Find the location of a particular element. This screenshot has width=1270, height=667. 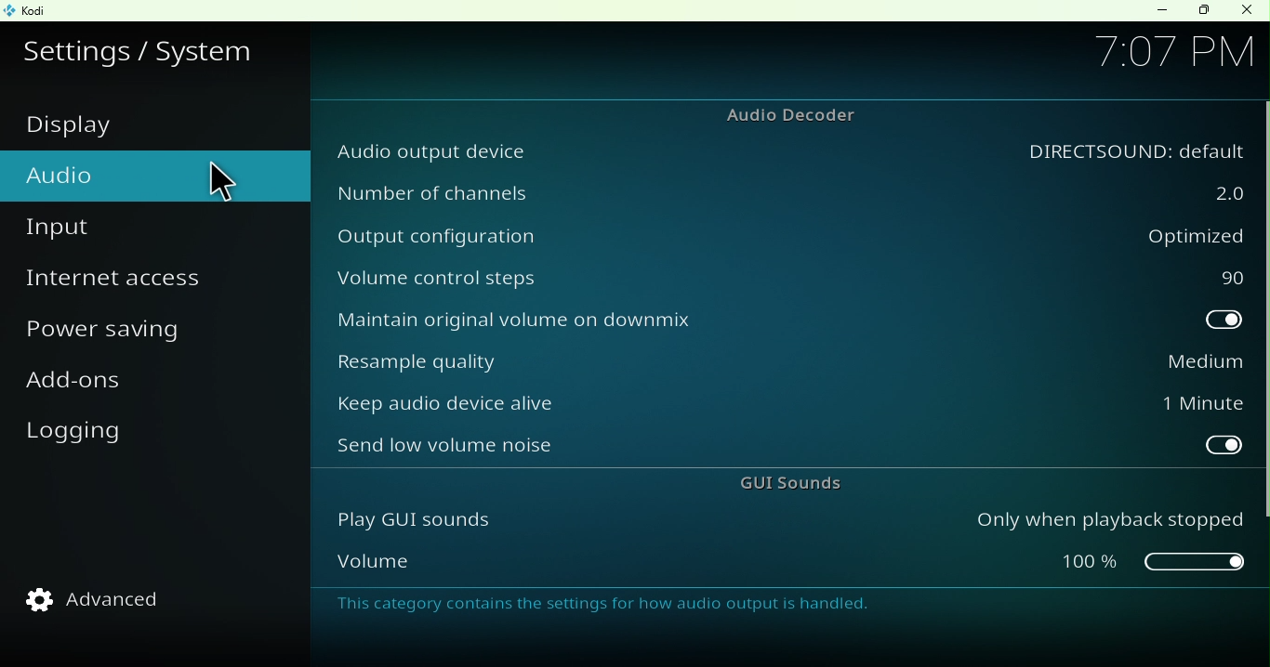

This category contains the settings for how audio output is handled. is located at coordinates (605, 608).